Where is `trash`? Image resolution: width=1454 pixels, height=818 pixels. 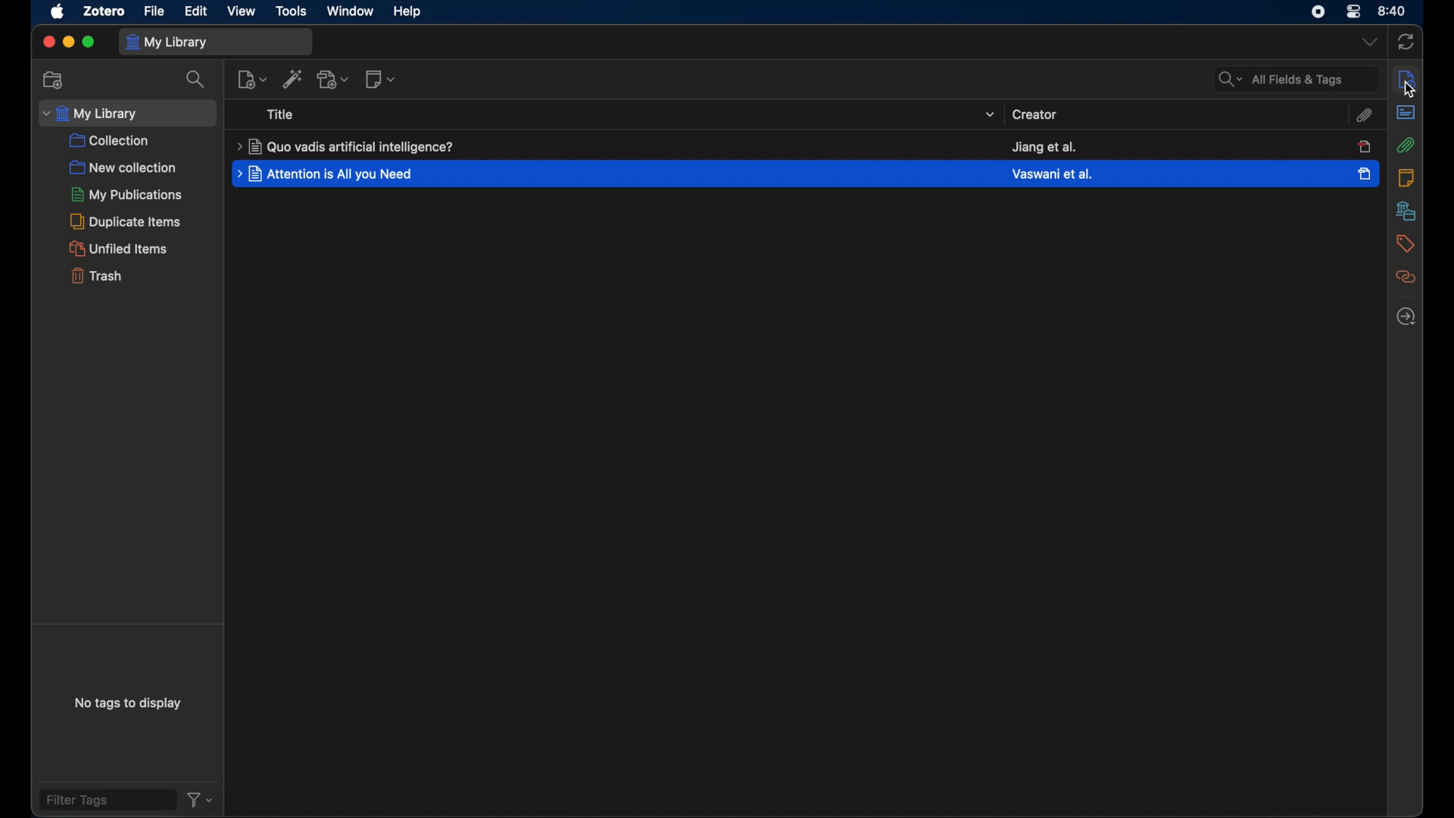
trash is located at coordinates (95, 275).